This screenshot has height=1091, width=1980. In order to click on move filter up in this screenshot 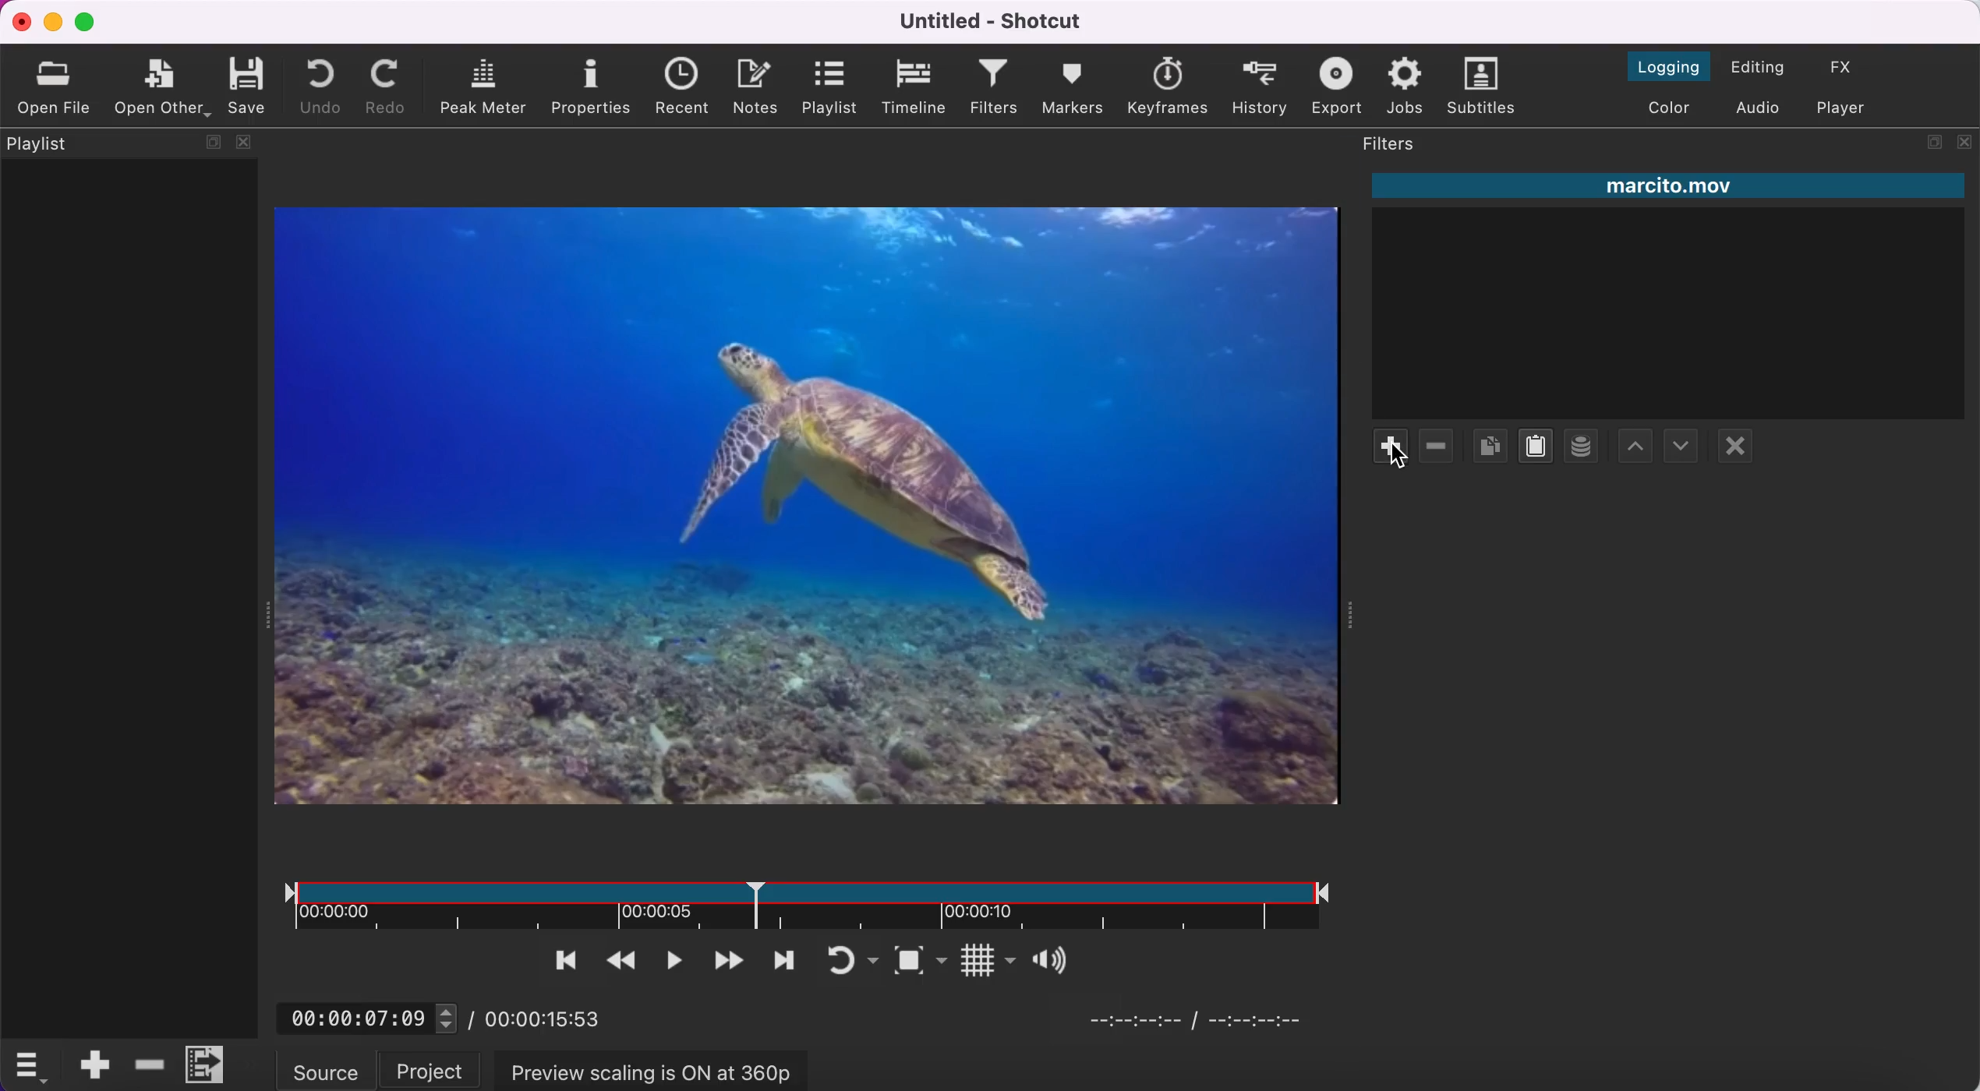, I will do `click(1683, 449)`.